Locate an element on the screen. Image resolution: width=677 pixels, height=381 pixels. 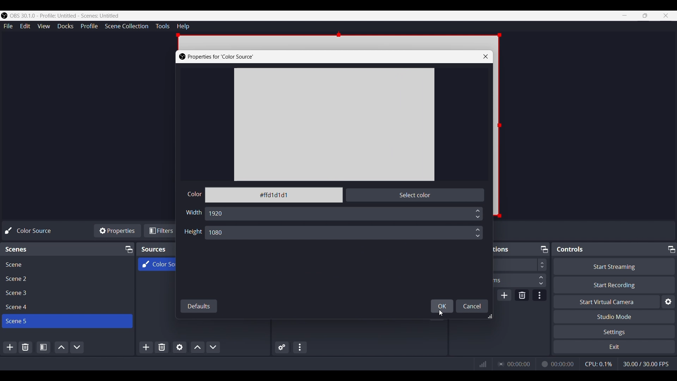
1080 is located at coordinates (221, 234).